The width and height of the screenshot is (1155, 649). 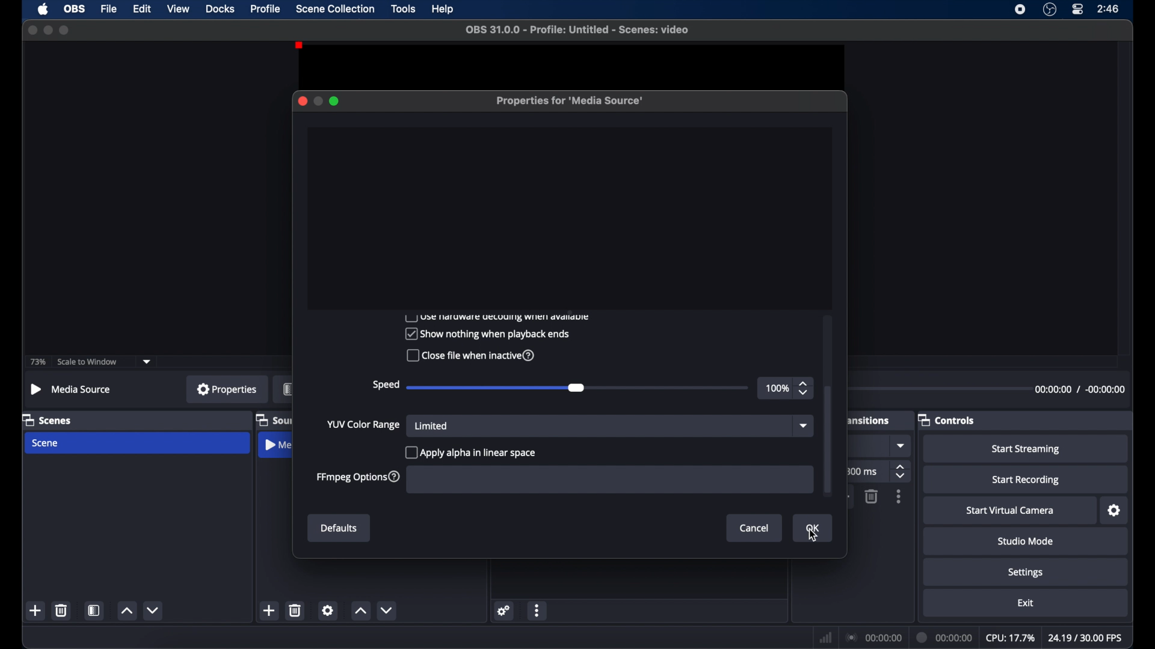 What do you see at coordinates (389, 611) in the screenshot?
I see `decrement` at bounding box center [389, 611].